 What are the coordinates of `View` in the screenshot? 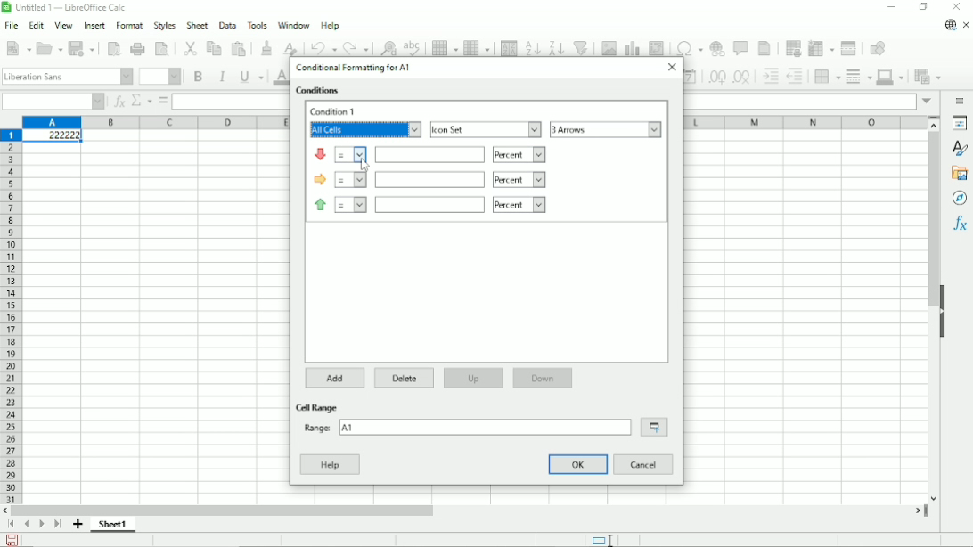 It's located at (63, 25).